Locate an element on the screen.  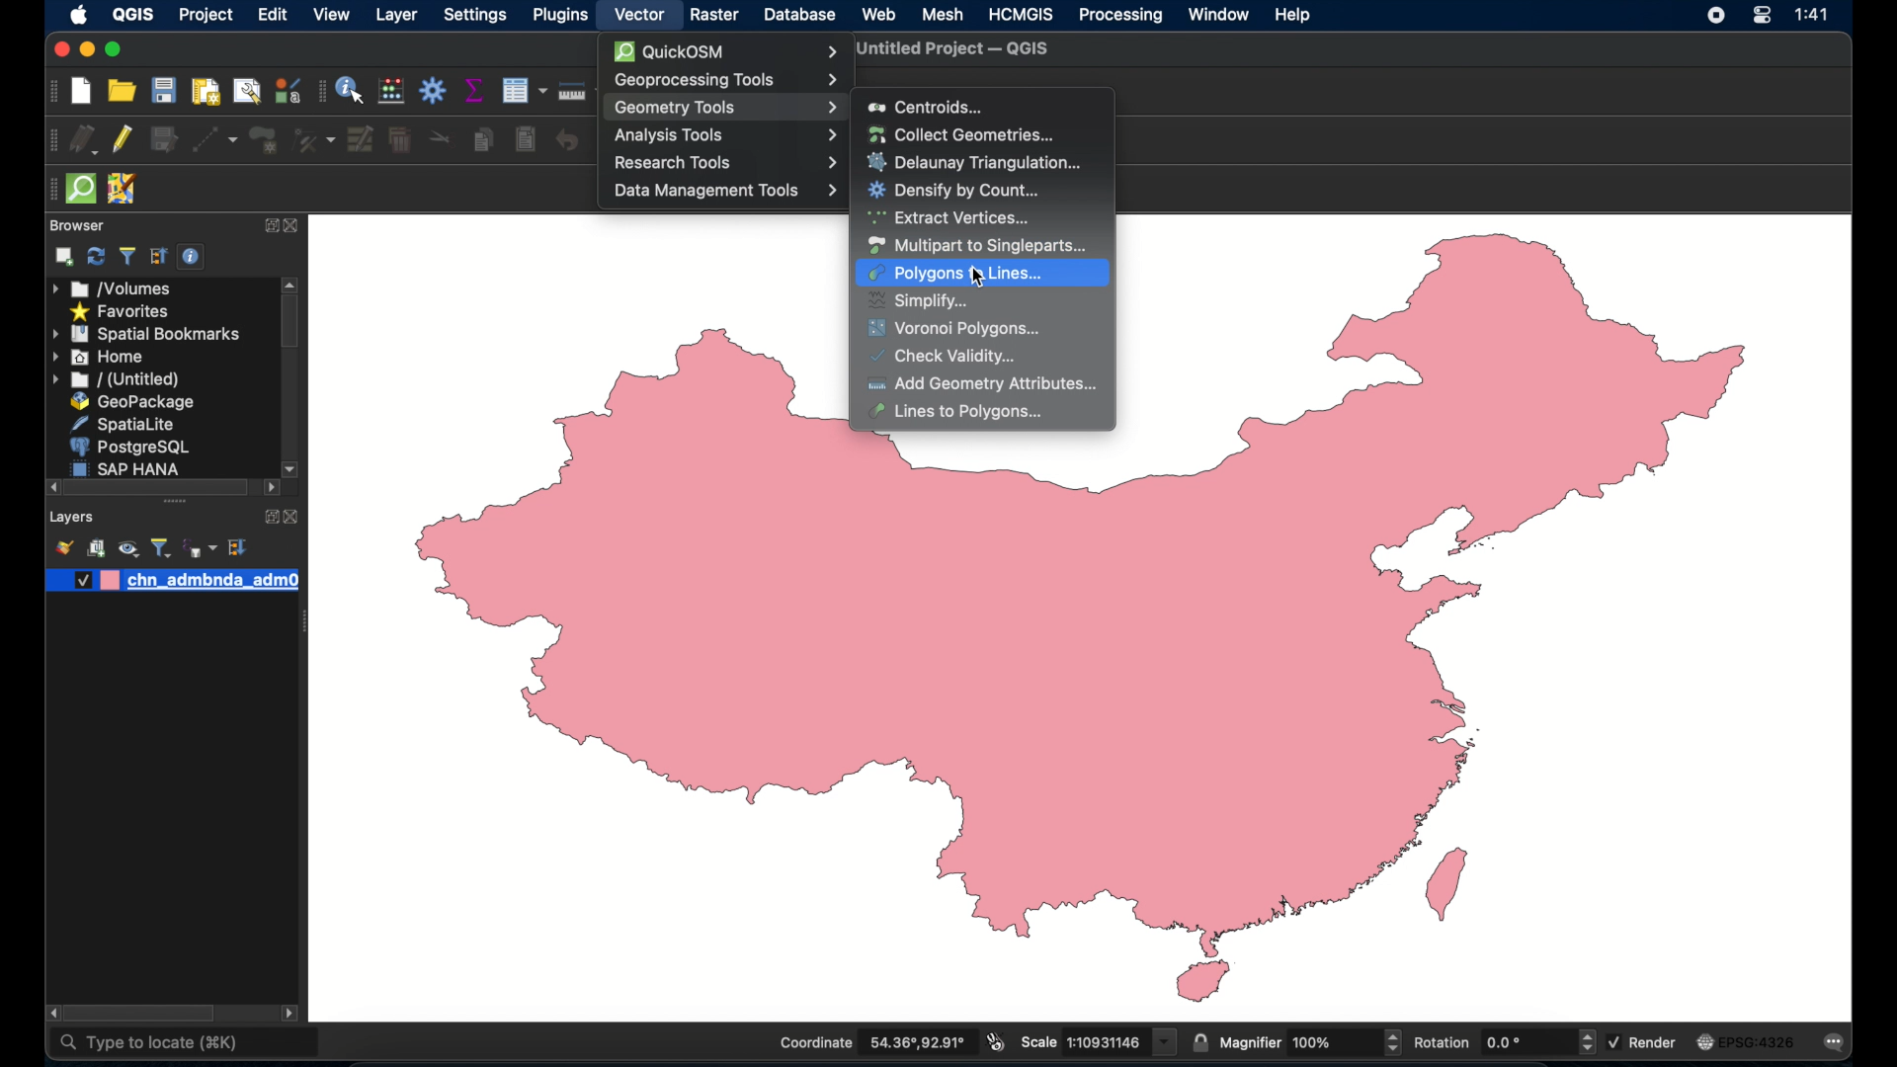
add selected layers is located at coordinates (65, 257).